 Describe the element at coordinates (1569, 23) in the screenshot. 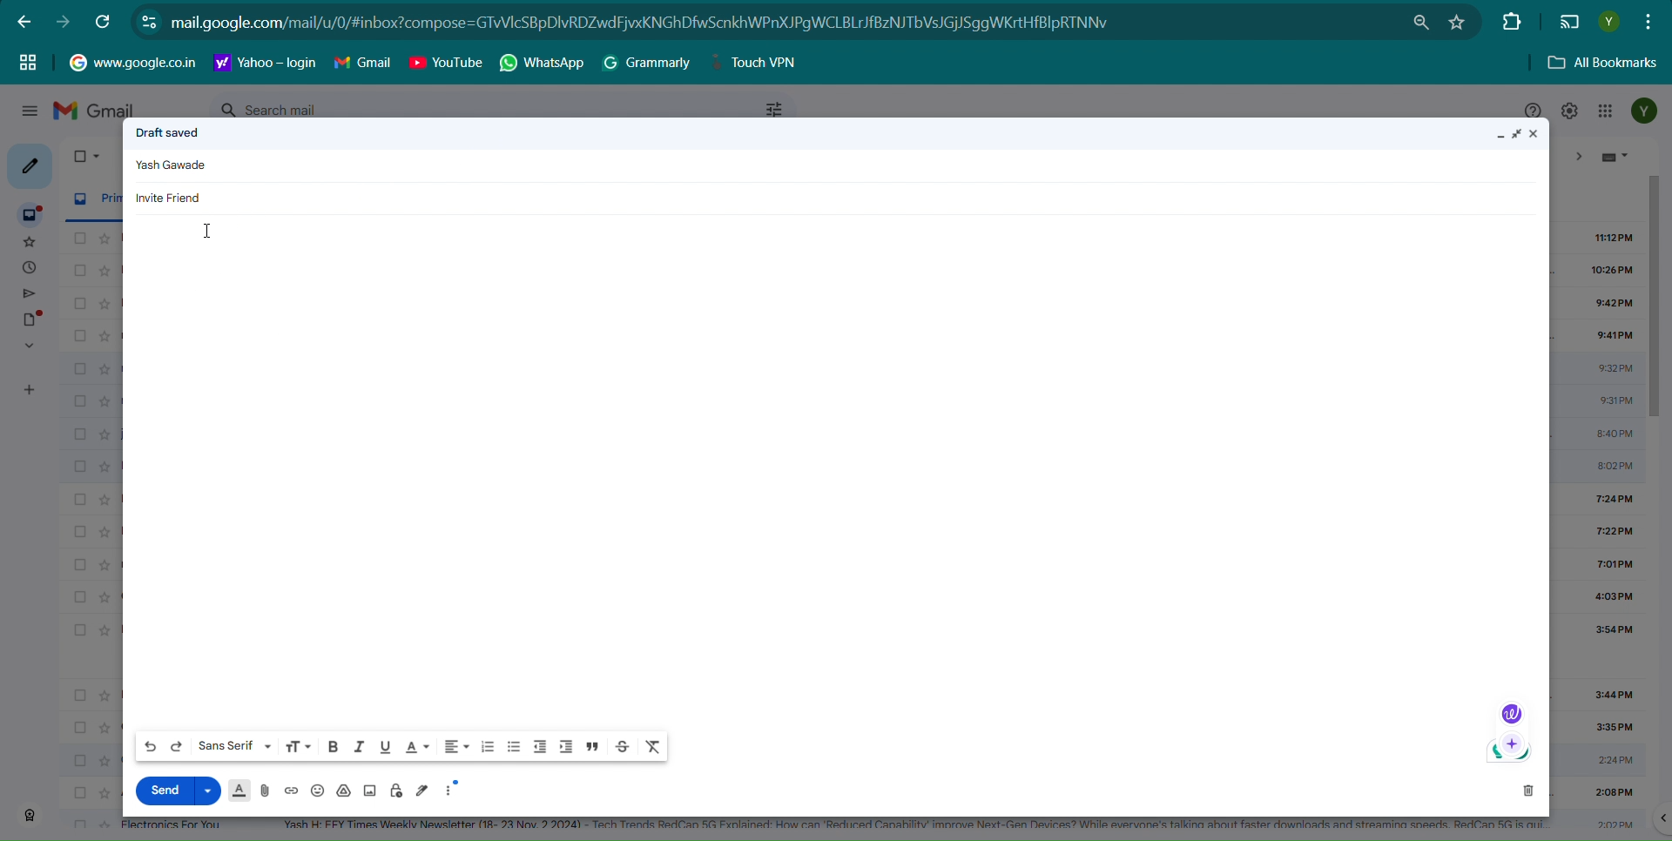

I see `Display on another screen` at that location.